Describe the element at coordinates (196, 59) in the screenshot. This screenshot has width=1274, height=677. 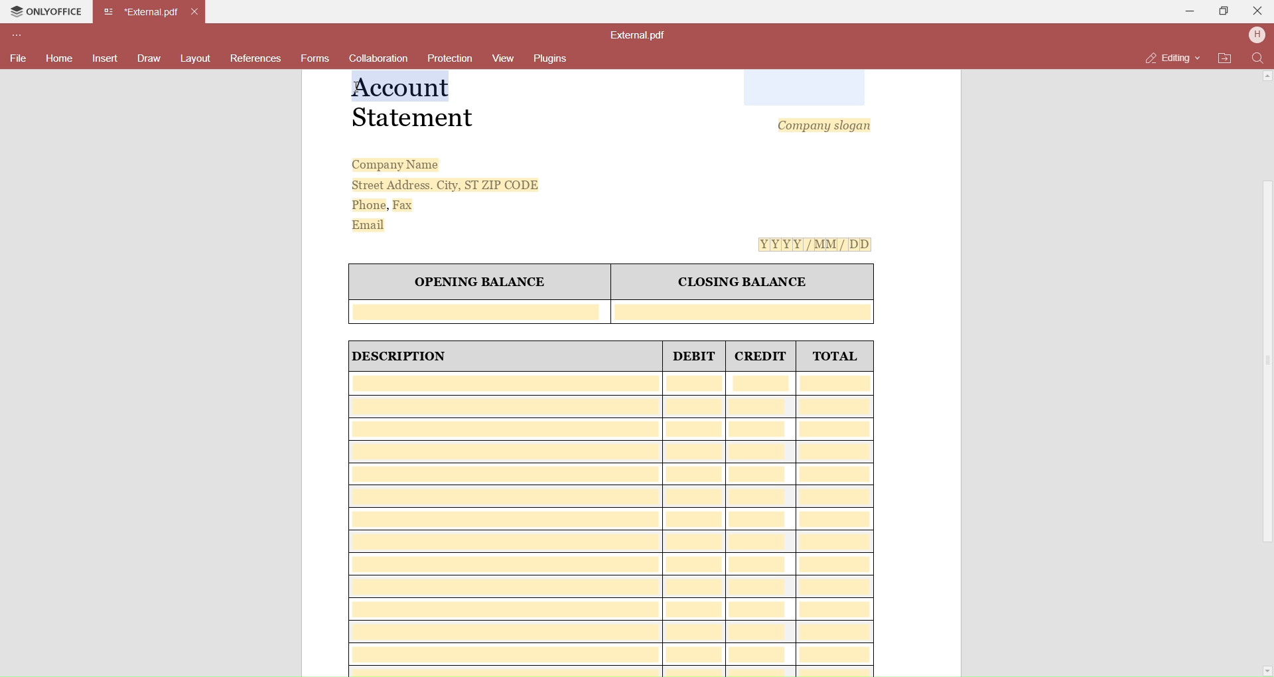
I see `Layouts` at that location.